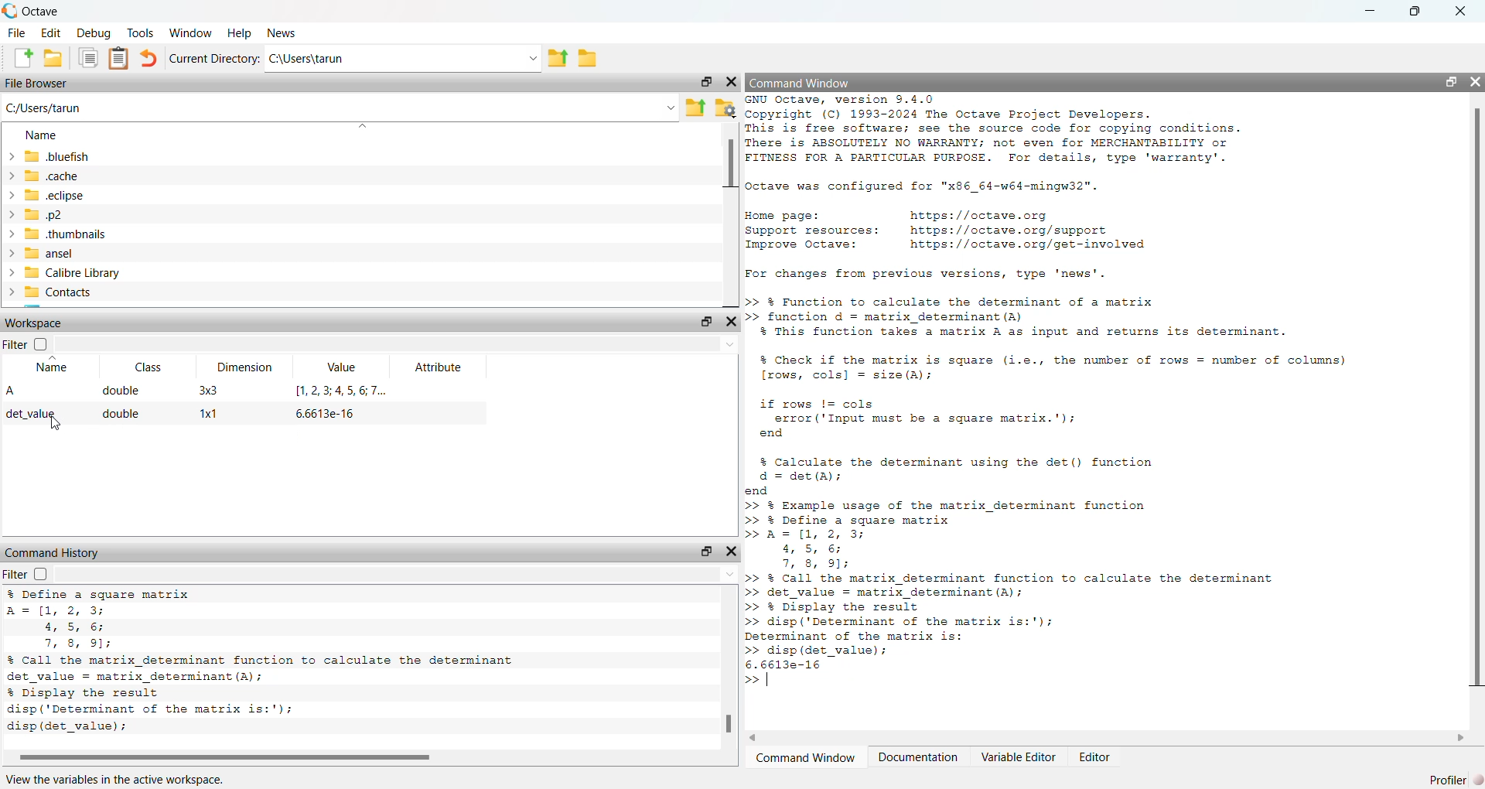  Describe the element at coordinates (15, 344) in the screenshot. I see `filter` at that location.